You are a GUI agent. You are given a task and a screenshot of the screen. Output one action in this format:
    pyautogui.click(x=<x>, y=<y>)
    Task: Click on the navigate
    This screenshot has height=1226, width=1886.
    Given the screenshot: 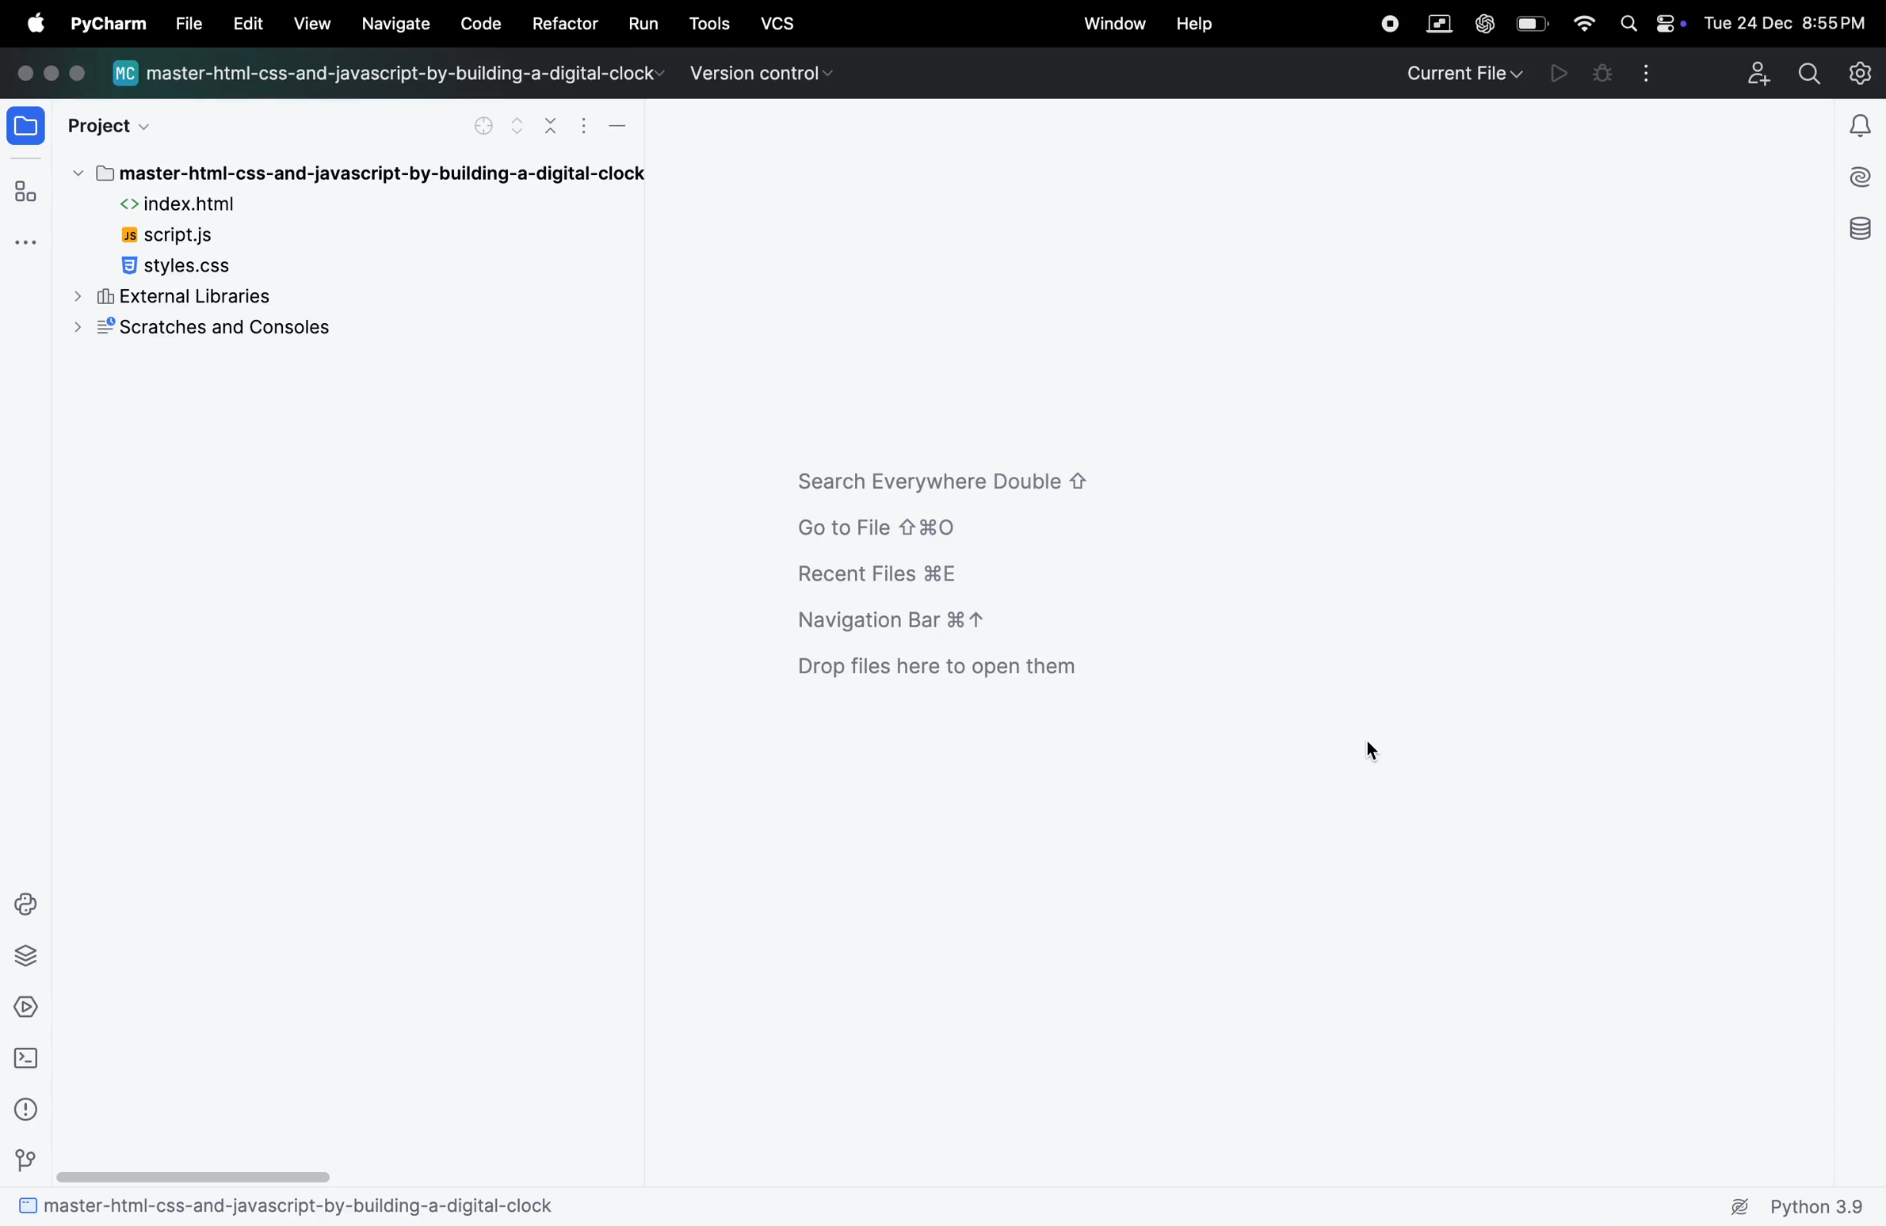 What is the action you would take?
    pyautogui.click(x=398, y=25)
    